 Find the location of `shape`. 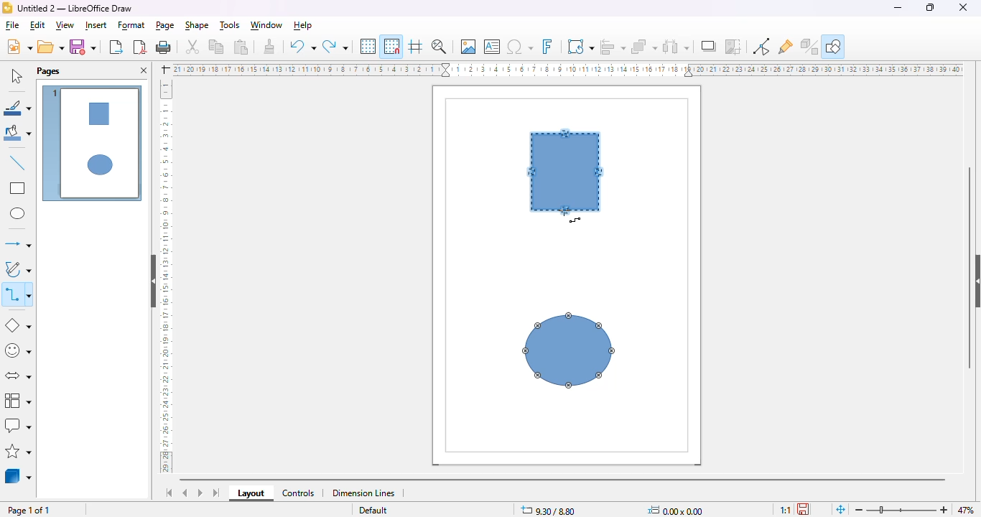

shape is located at coordinates (196, 25).